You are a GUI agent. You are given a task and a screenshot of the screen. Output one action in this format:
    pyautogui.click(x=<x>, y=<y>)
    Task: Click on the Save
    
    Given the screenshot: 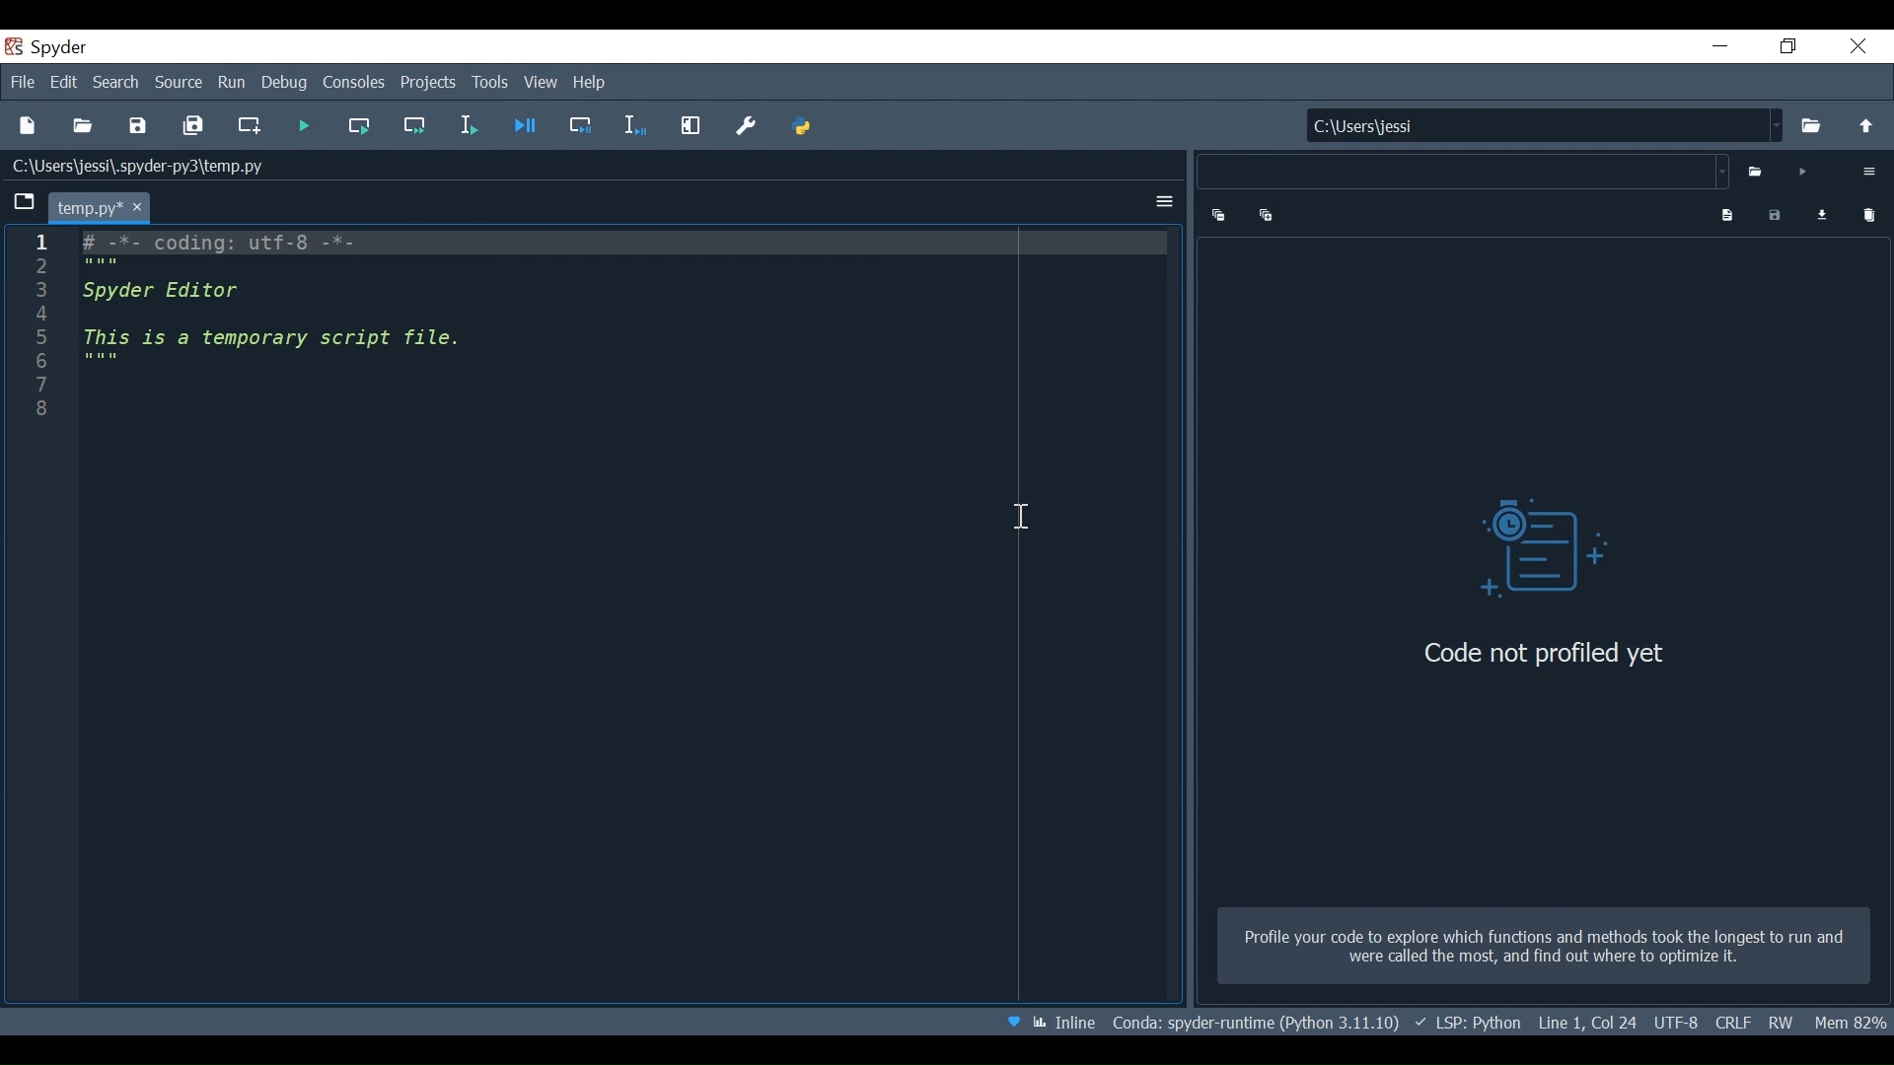 What is the action you would take?
    pyautogui.click(x=1778, y=215)
    